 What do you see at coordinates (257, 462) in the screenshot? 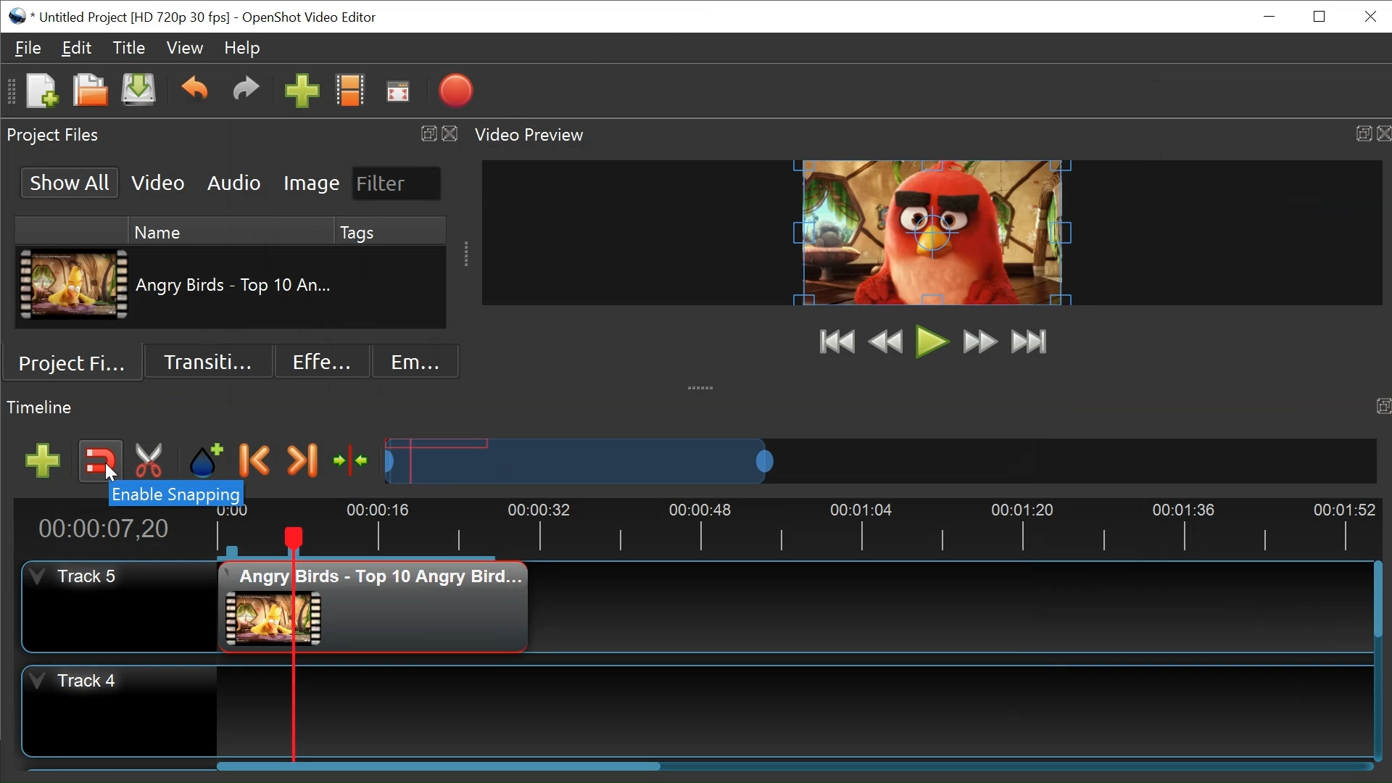
I see `Previous Marker` at bounding box center [257, 462].